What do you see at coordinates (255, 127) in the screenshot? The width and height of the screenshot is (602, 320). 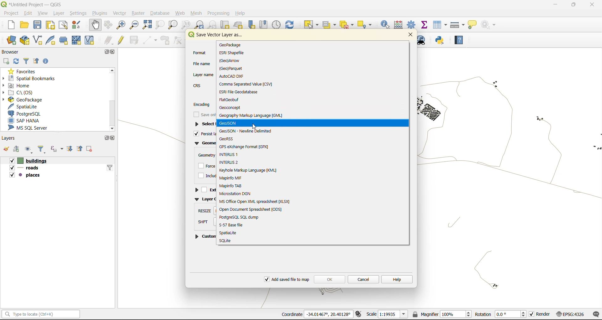 I see `cursor` at bounding box center [255, 127].